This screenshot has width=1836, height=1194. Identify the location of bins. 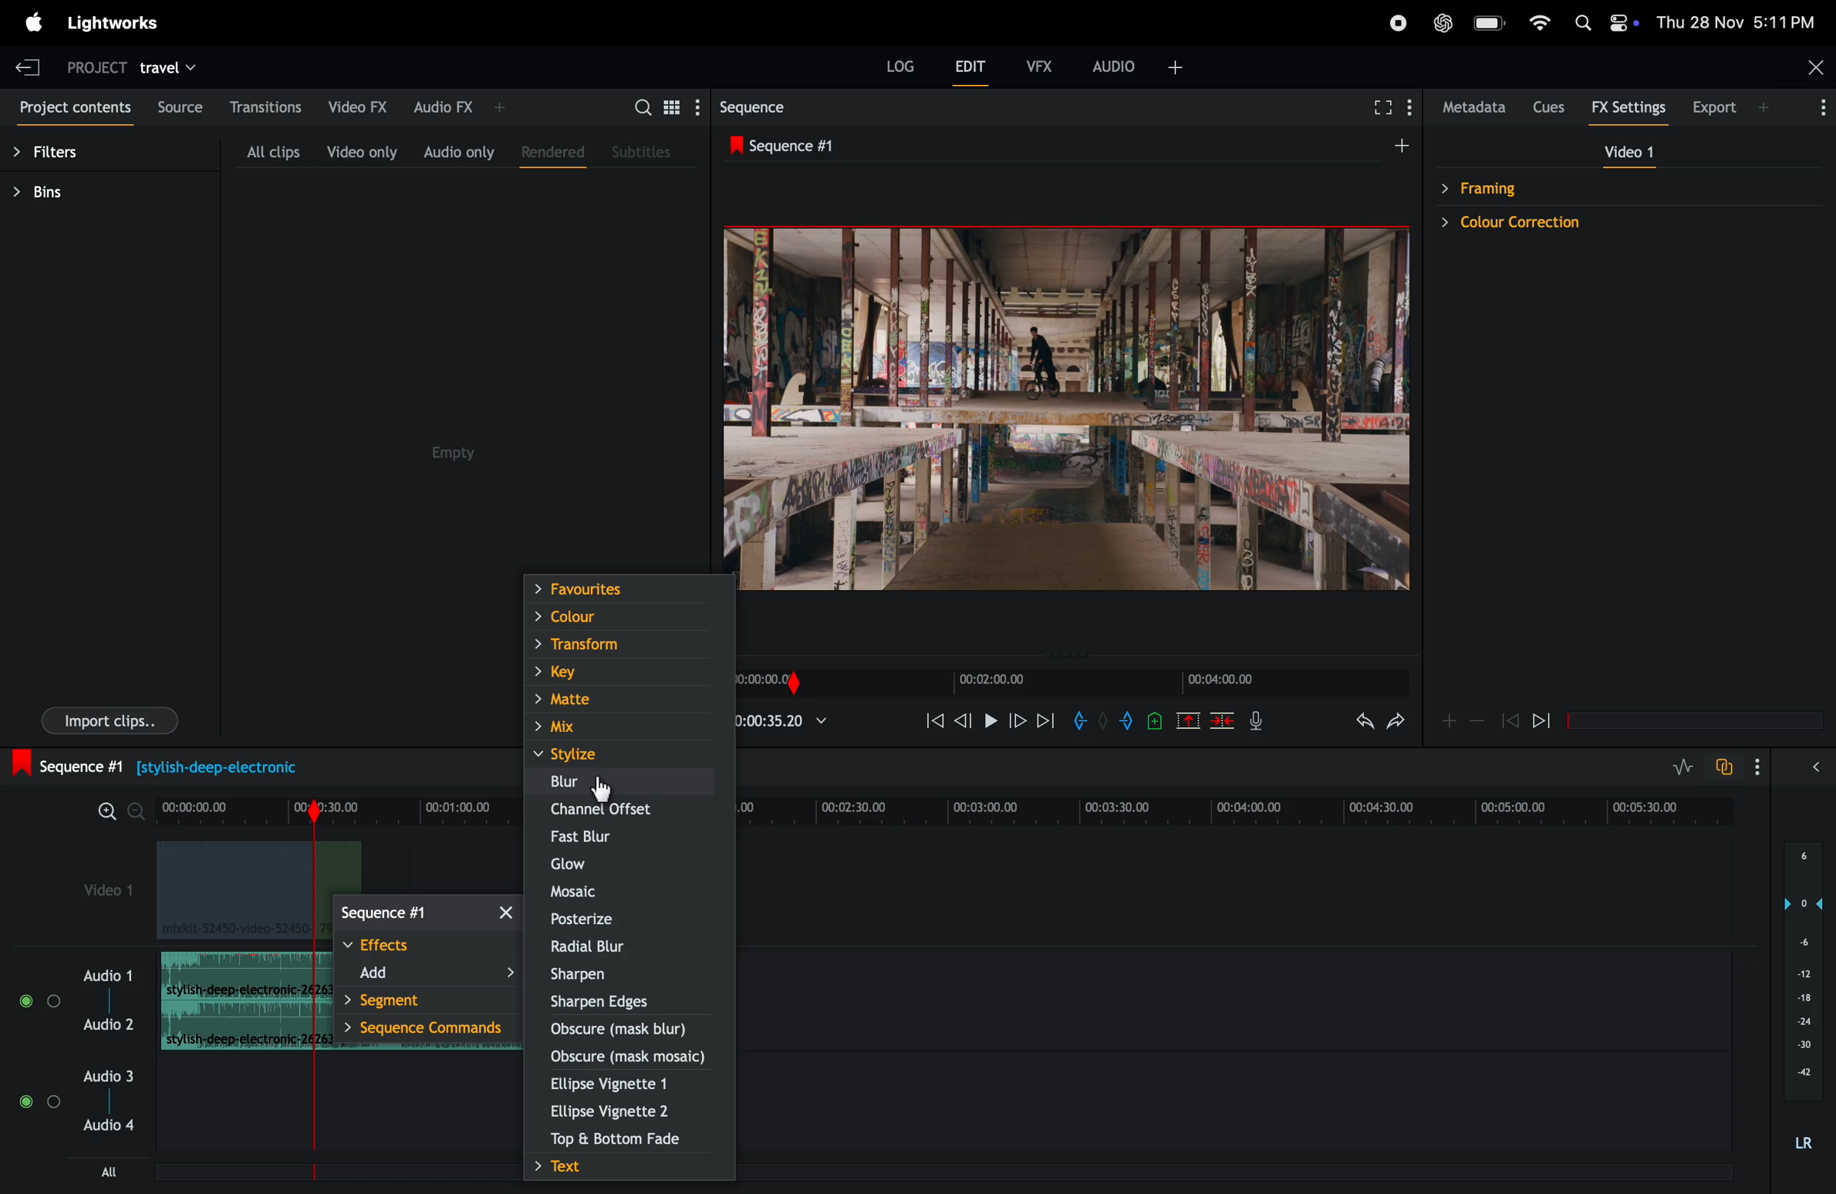
(76, 196).